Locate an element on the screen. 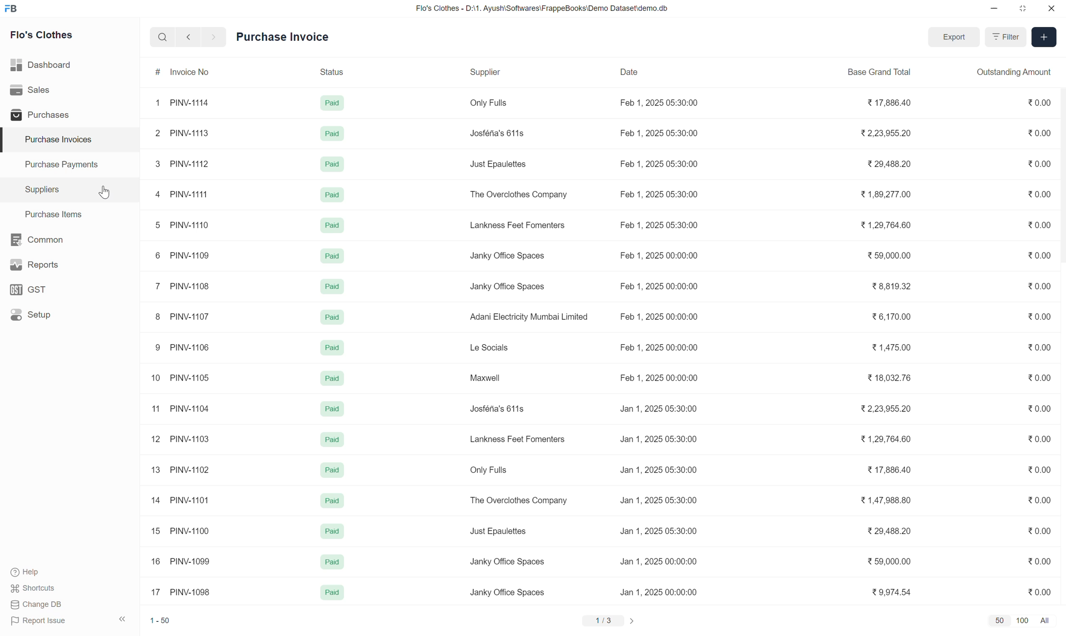  9,974.54 is located at coordinates (892, 591).